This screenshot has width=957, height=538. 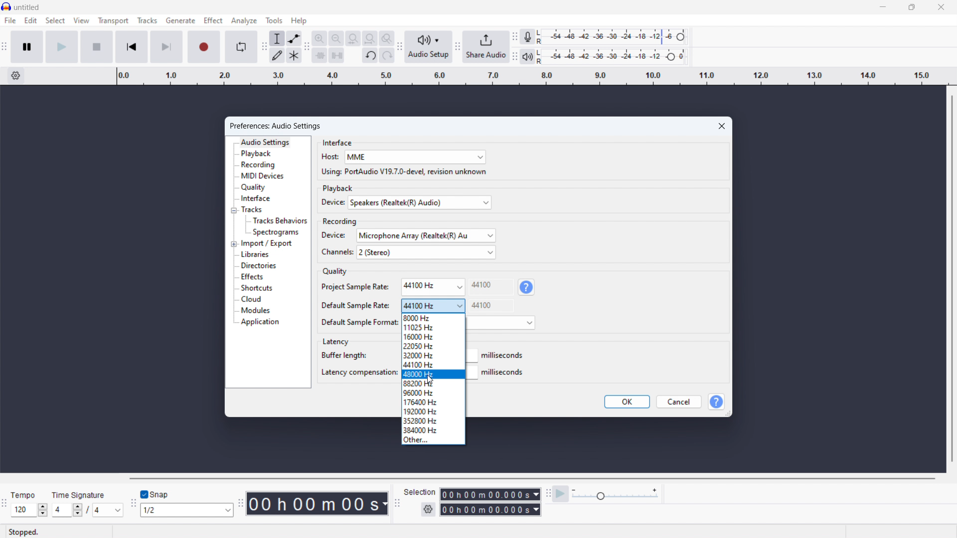 What do you see at coordinates (434, 410) in the screenshot?
I see `192000 Hz` at bounding box center [434, 410].